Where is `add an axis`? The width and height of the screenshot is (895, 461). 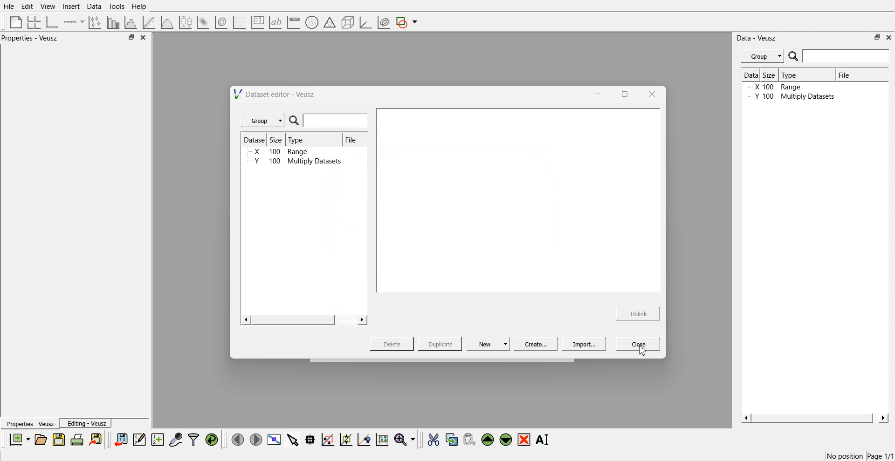
add an axis is located at coordinates (75, 22).